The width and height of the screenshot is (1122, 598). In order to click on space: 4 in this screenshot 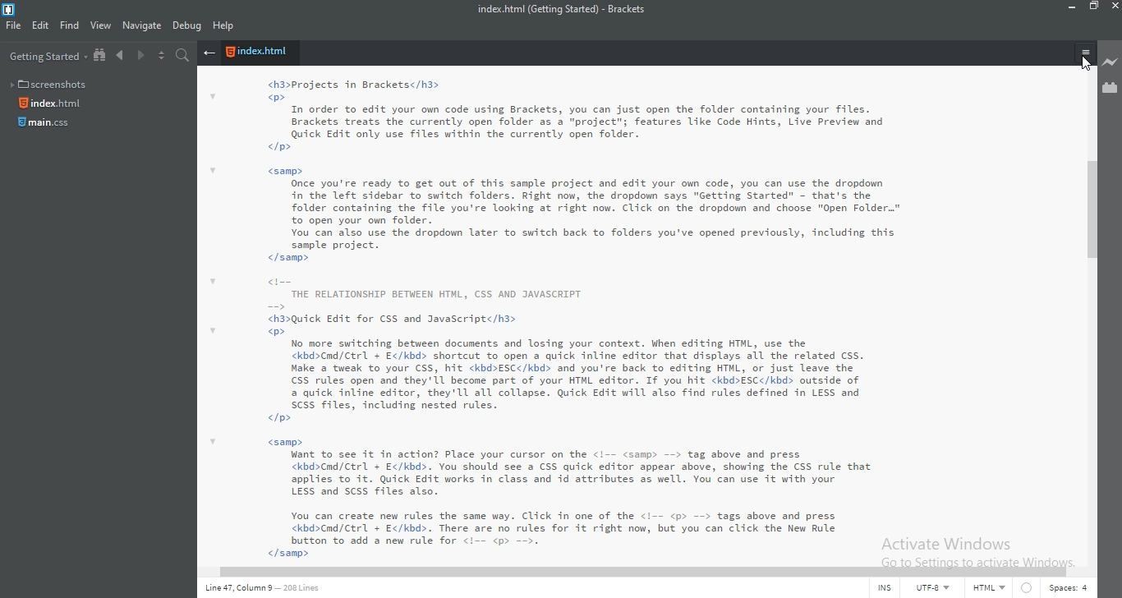, I will do `click(1066, 590)`.